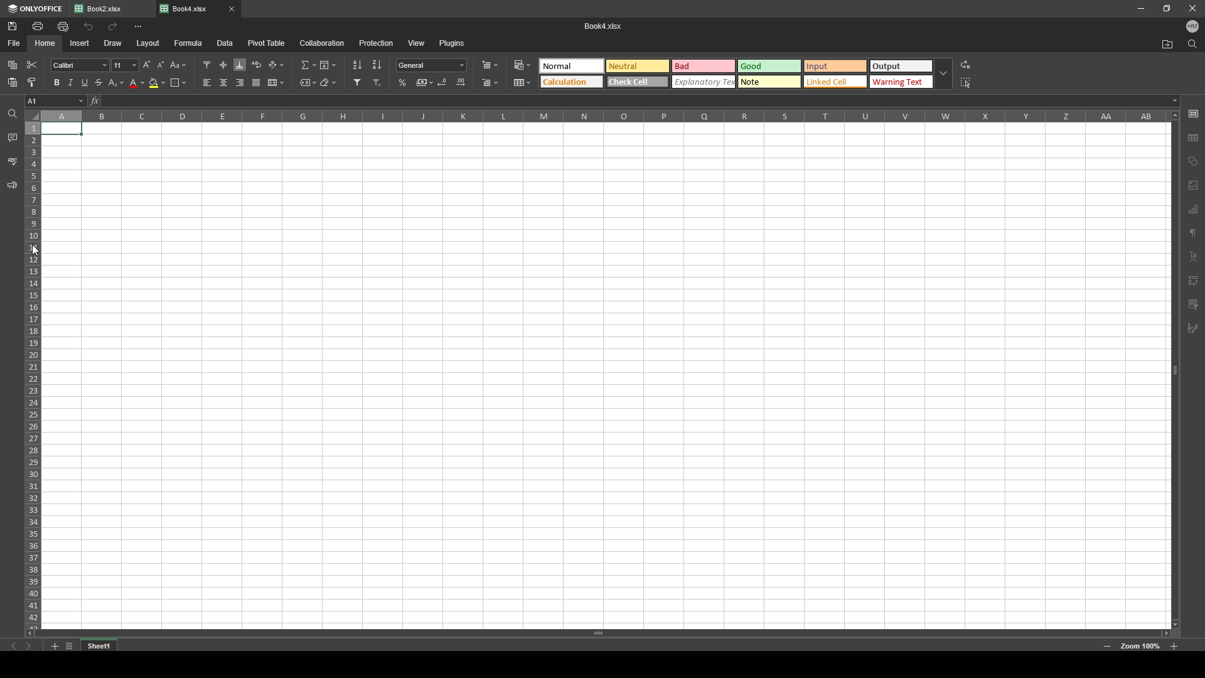 Image resolution: width=1205 pixels, height=678 pixels. I want to click on shapes, so click(1194, 161).